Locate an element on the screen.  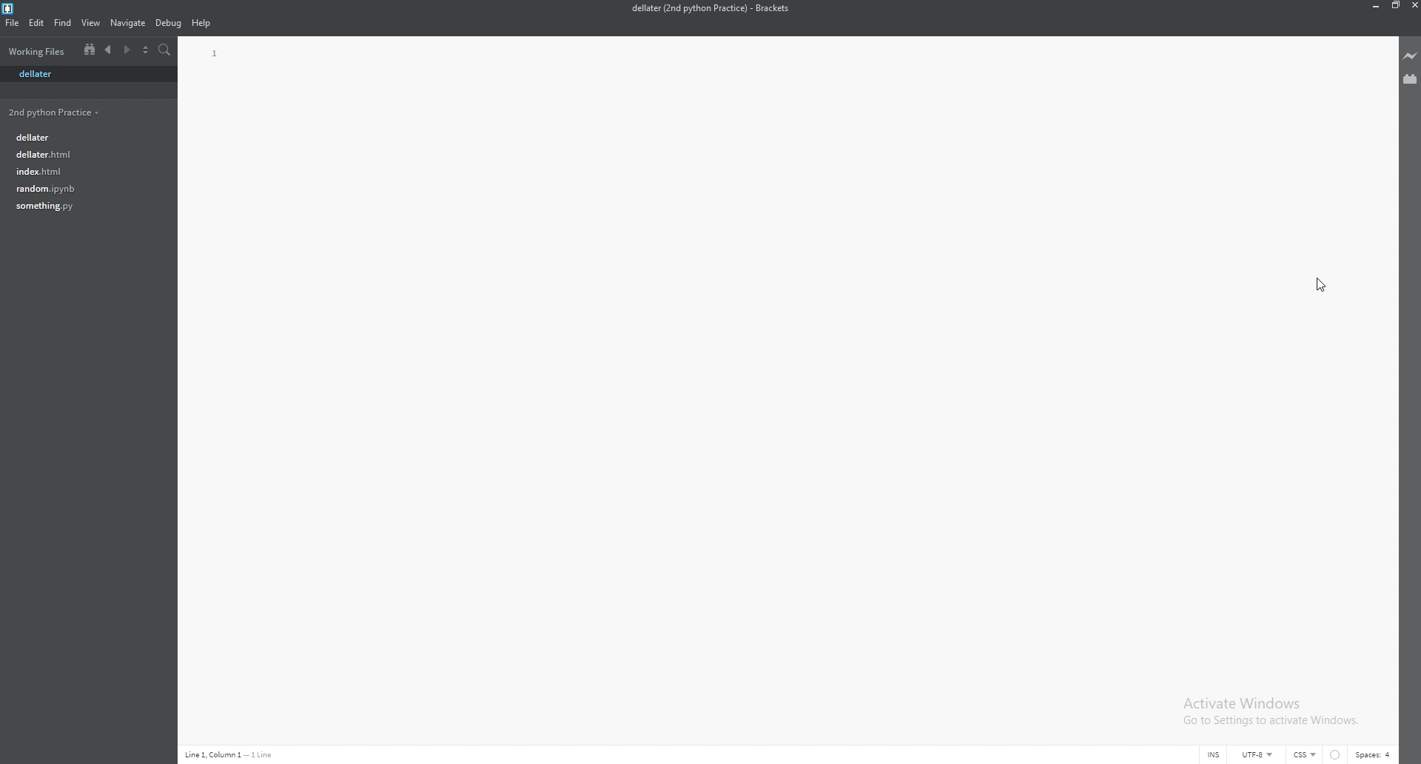
file is located at coordinates (85, 74).